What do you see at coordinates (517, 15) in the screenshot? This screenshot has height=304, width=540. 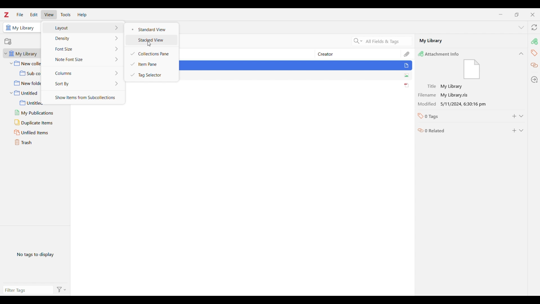 I see `Show interface in a smaller tab` at bounding box center [517, 15].